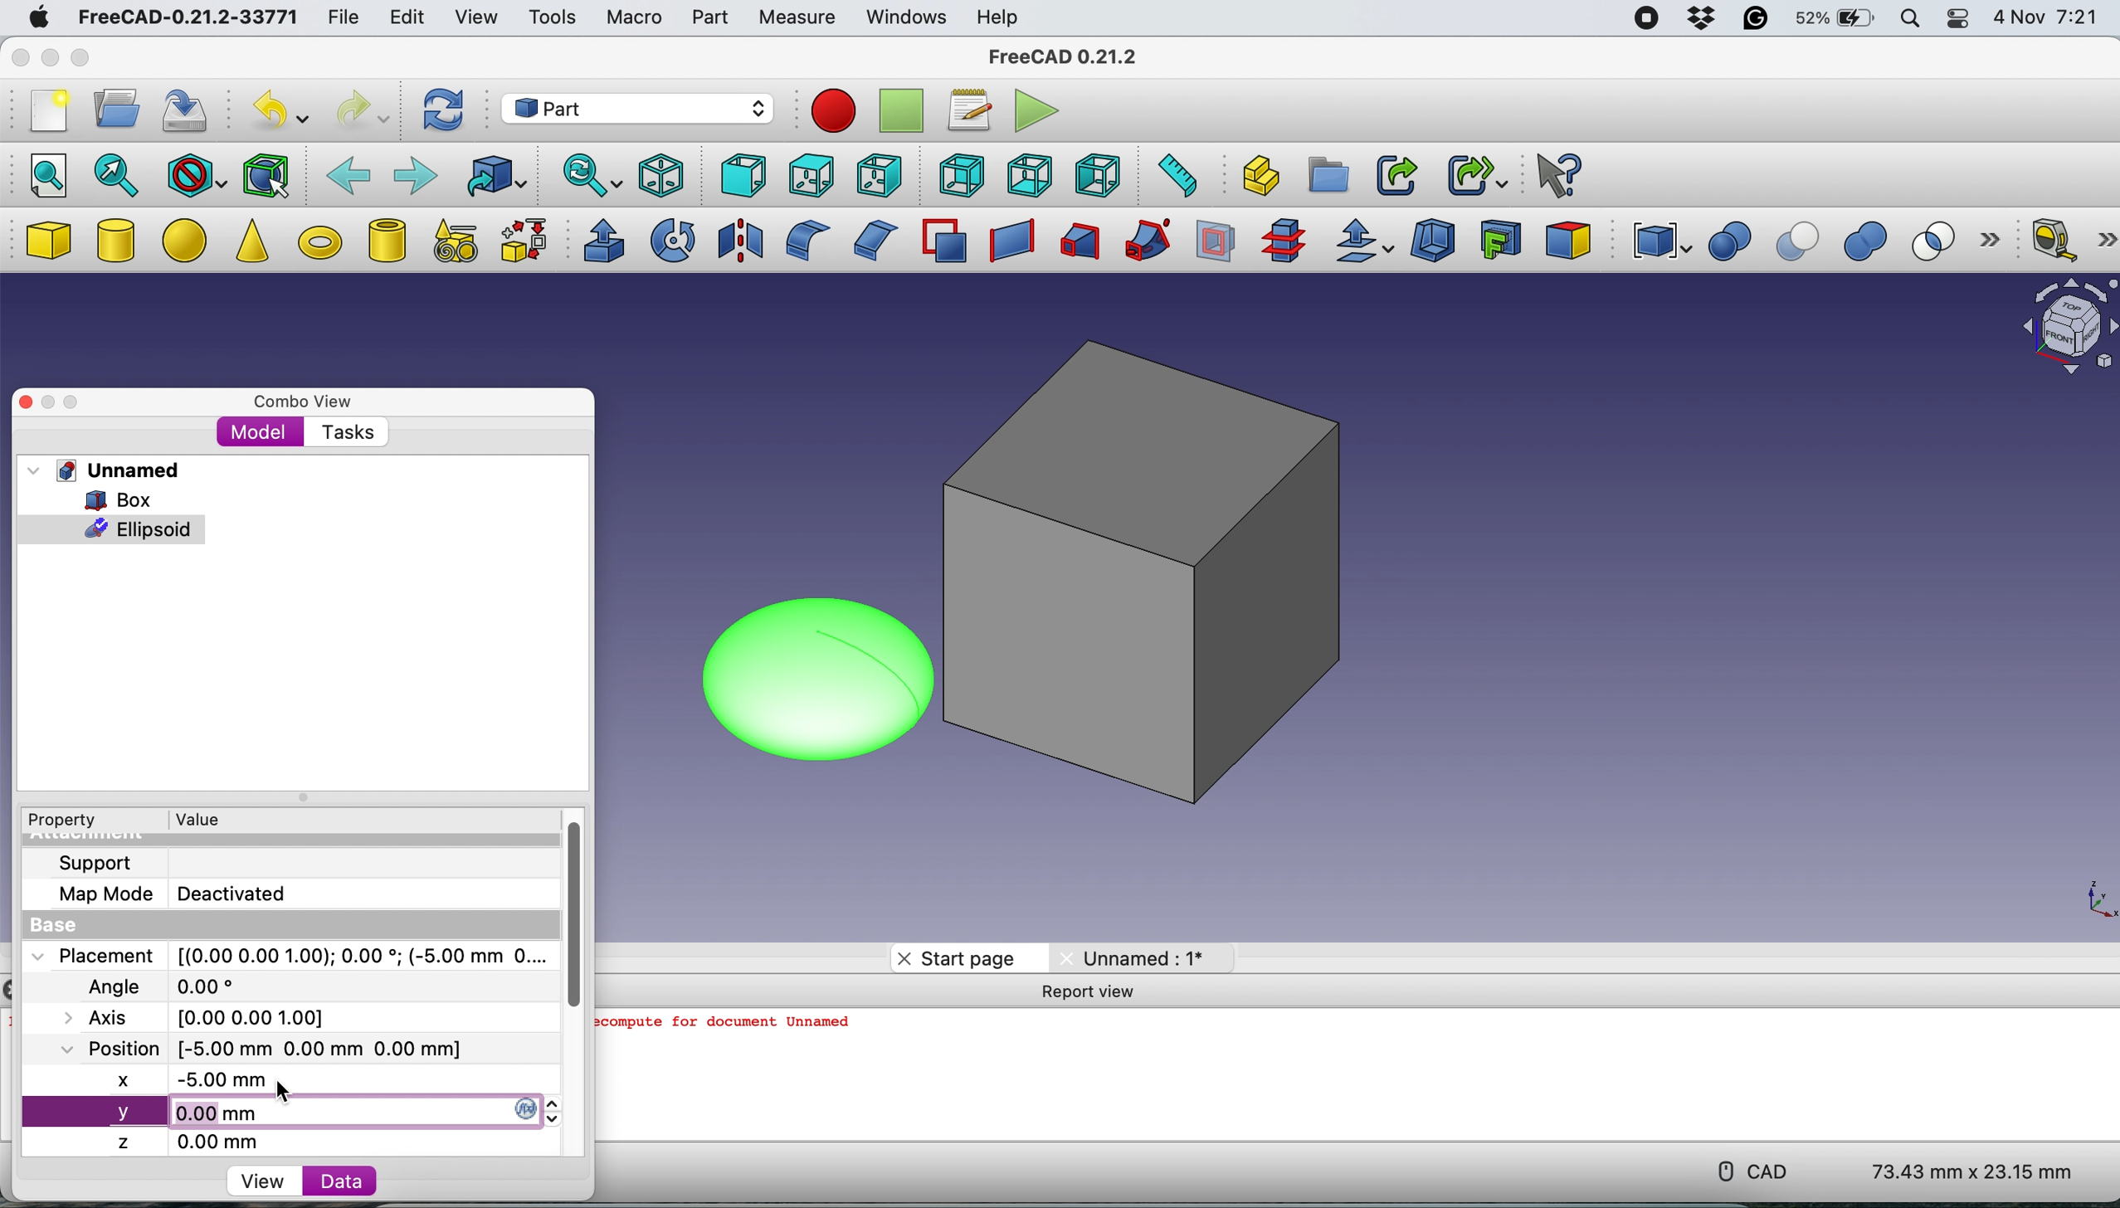  What do you see at coordinates (27, 402) in the screenshot?
I see `close` at bounding box center [27, 402].